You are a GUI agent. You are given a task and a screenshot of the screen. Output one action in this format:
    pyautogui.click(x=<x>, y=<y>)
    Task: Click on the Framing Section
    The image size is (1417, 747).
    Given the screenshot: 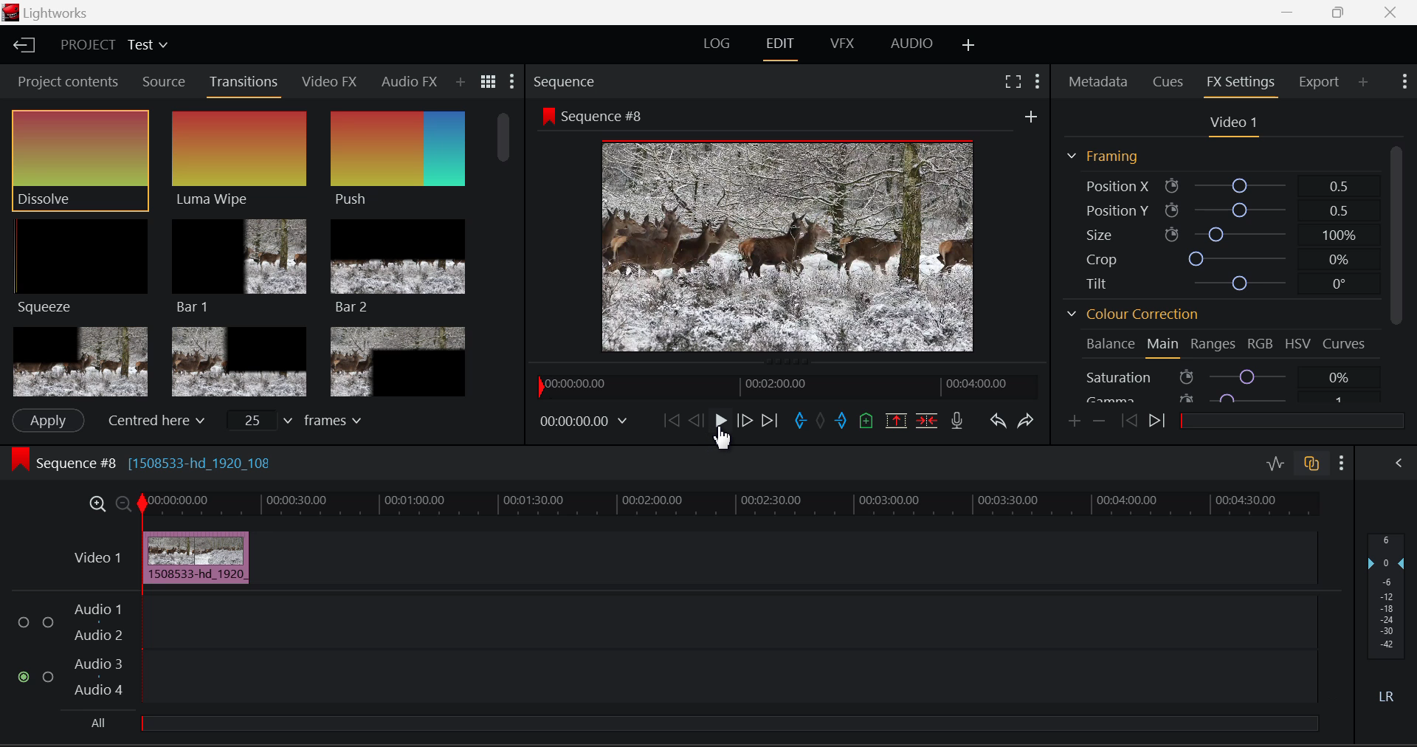 What is the action you would take?
    pyautogui.click(x=1111, y=156)
    